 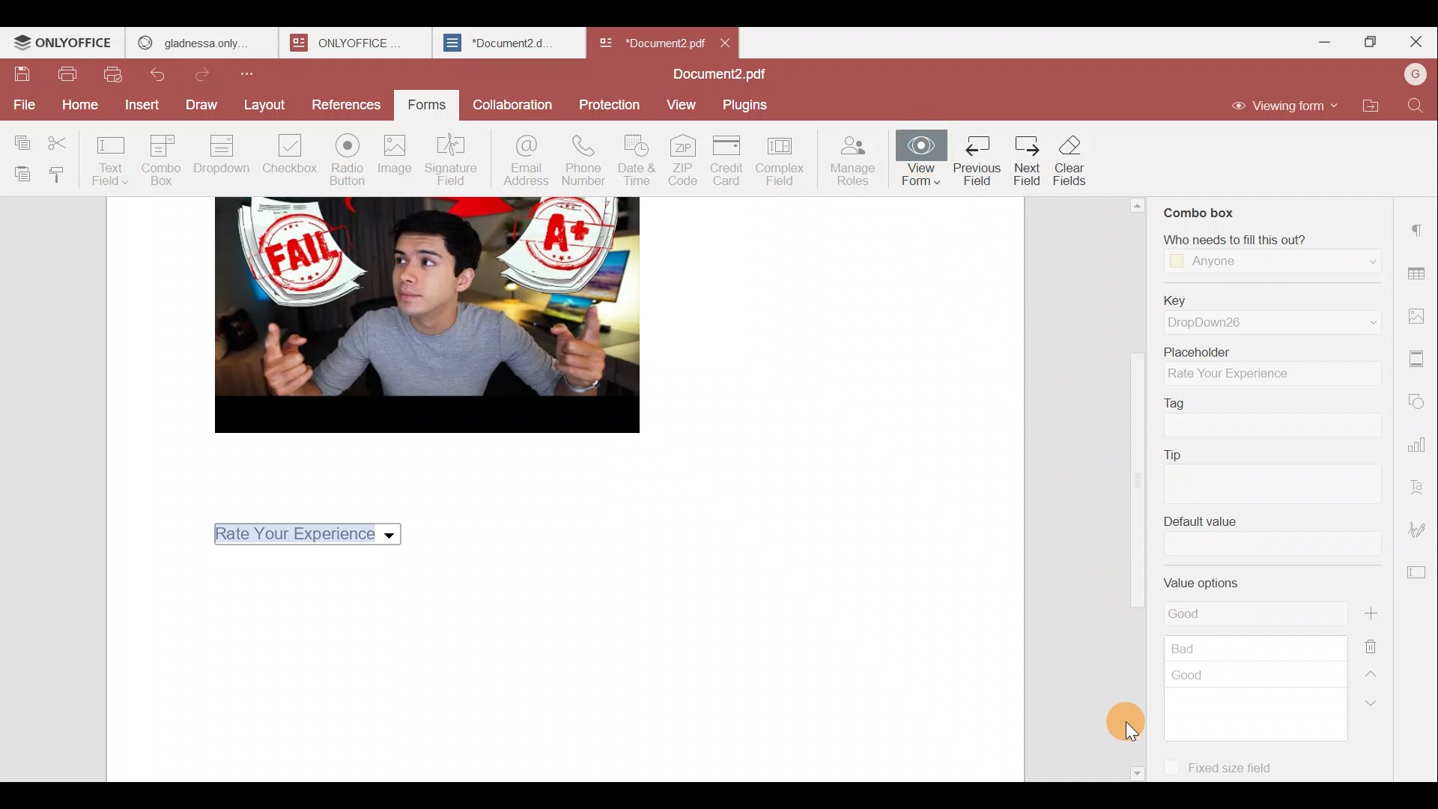 I want to click on Close, so click(x=1416, y=42).